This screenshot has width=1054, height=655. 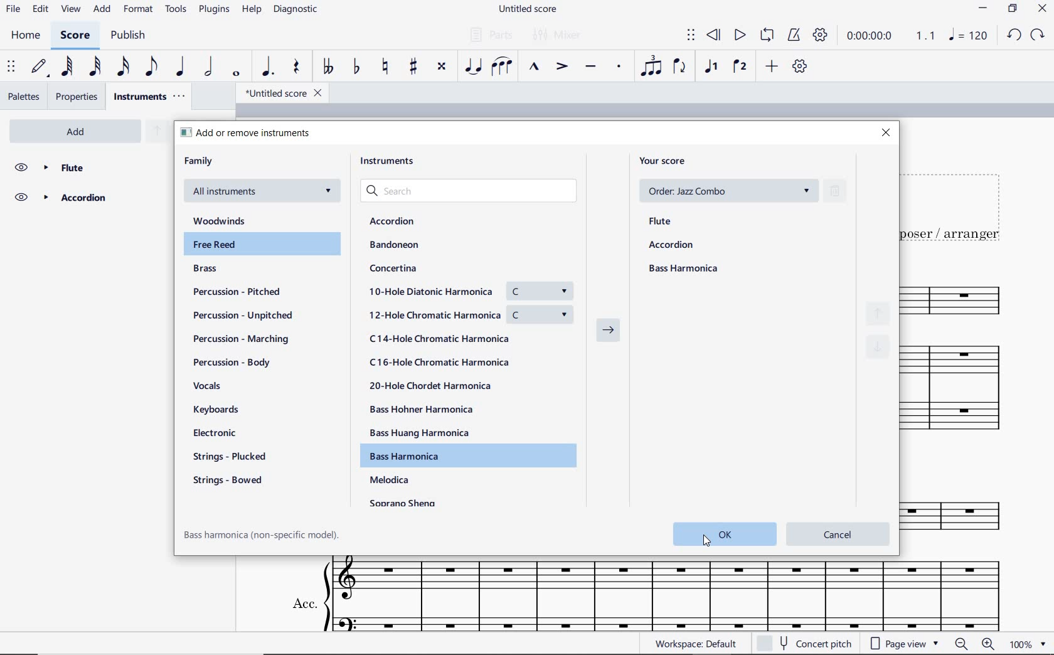 I want to click on add or remove instruments, so click(x=248, y=133).